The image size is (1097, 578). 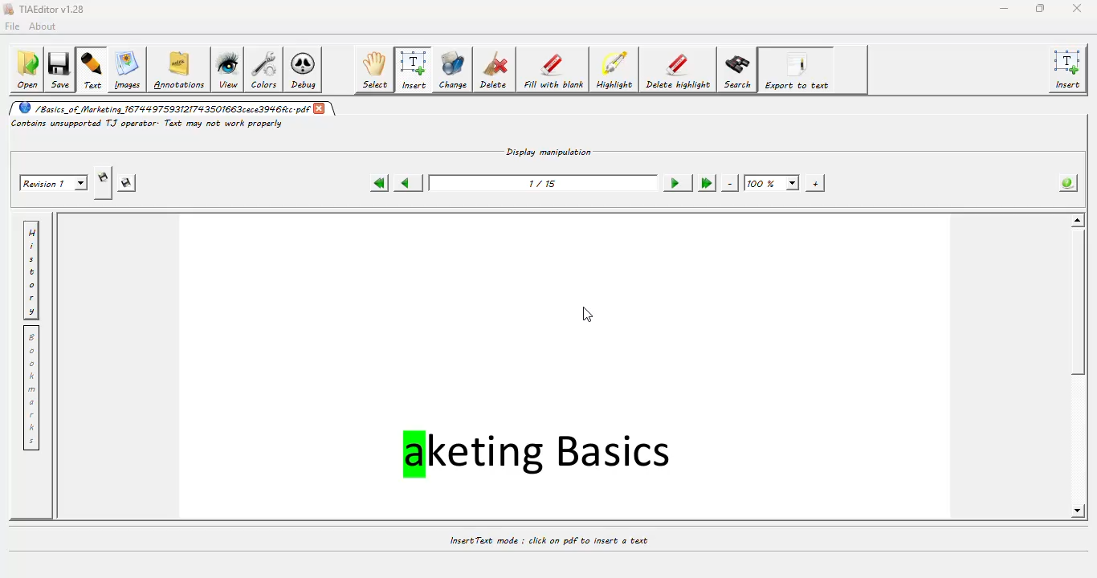 What do you see at coordinates (306, 71) in the screenshot?
I see `debug` at bounding box center [306, 71].